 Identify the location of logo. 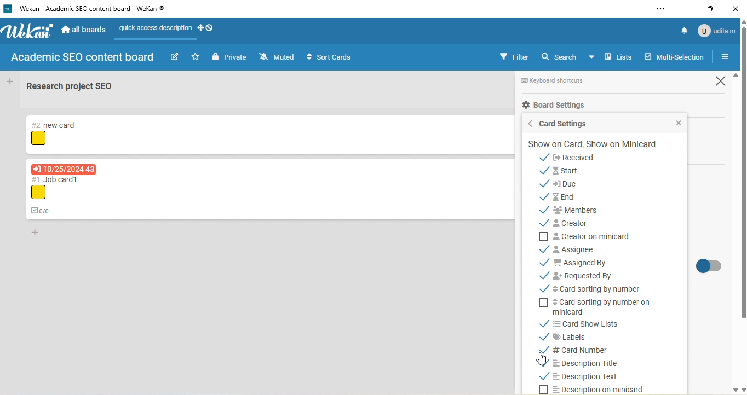
(30, 31).